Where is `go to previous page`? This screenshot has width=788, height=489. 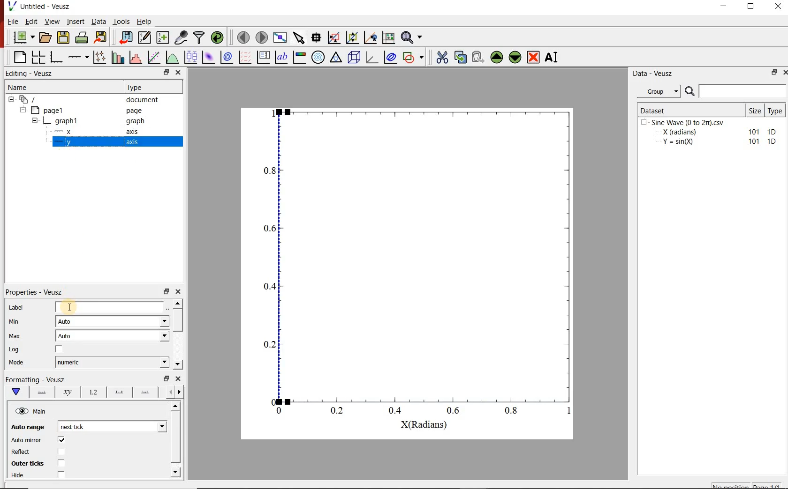
go to previous page is located at coordinates (243, 37).